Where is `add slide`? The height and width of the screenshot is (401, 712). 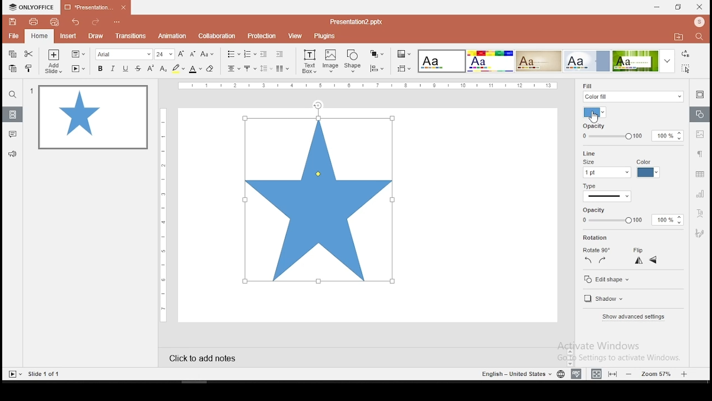 add slide is located at coordinates (53, 61).